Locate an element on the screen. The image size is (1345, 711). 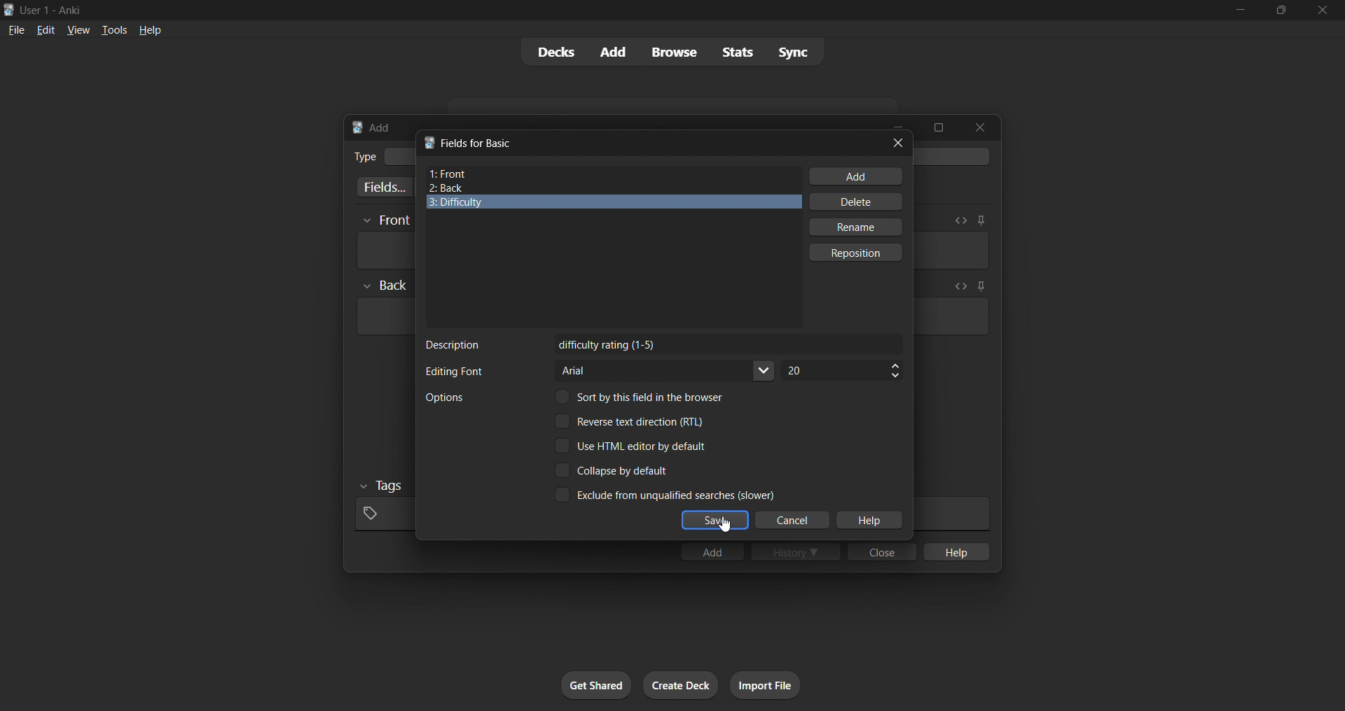
Toggle is located at coordinates (644, 396).